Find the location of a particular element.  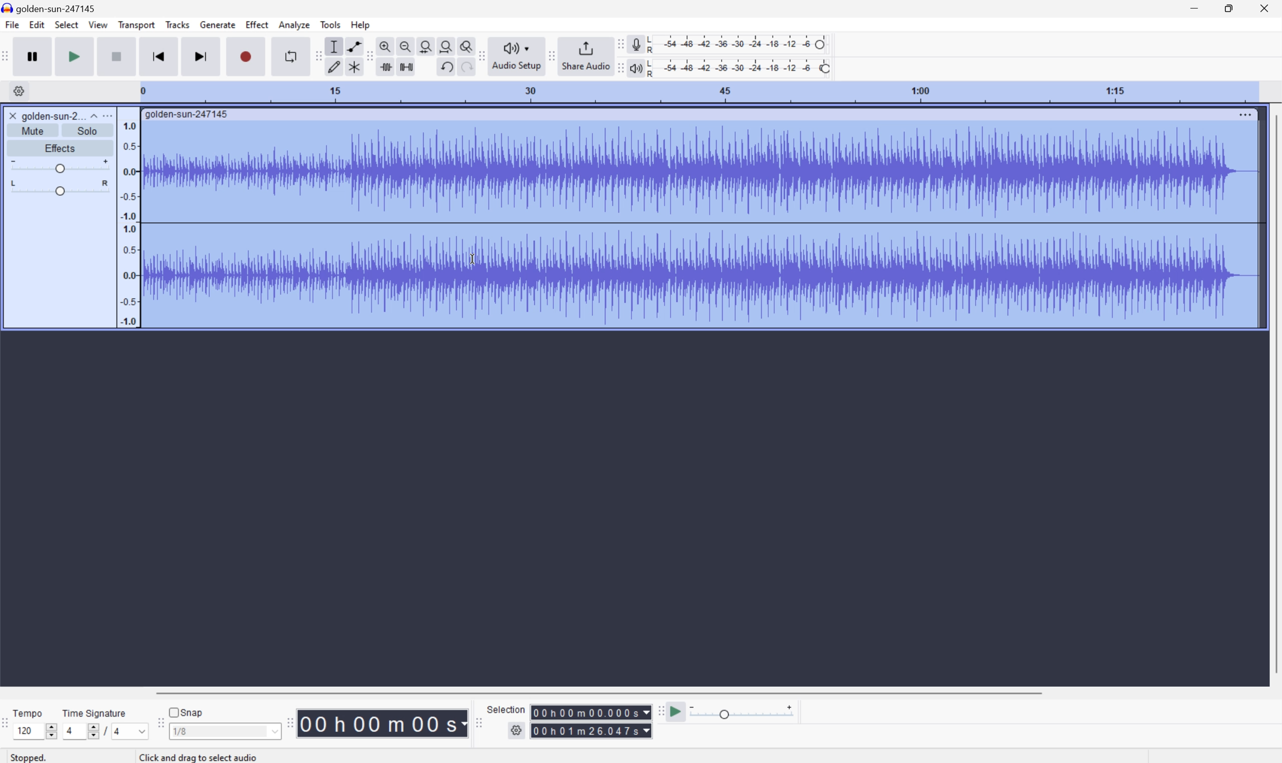

Draw tool is located at coordinates (334, 68).